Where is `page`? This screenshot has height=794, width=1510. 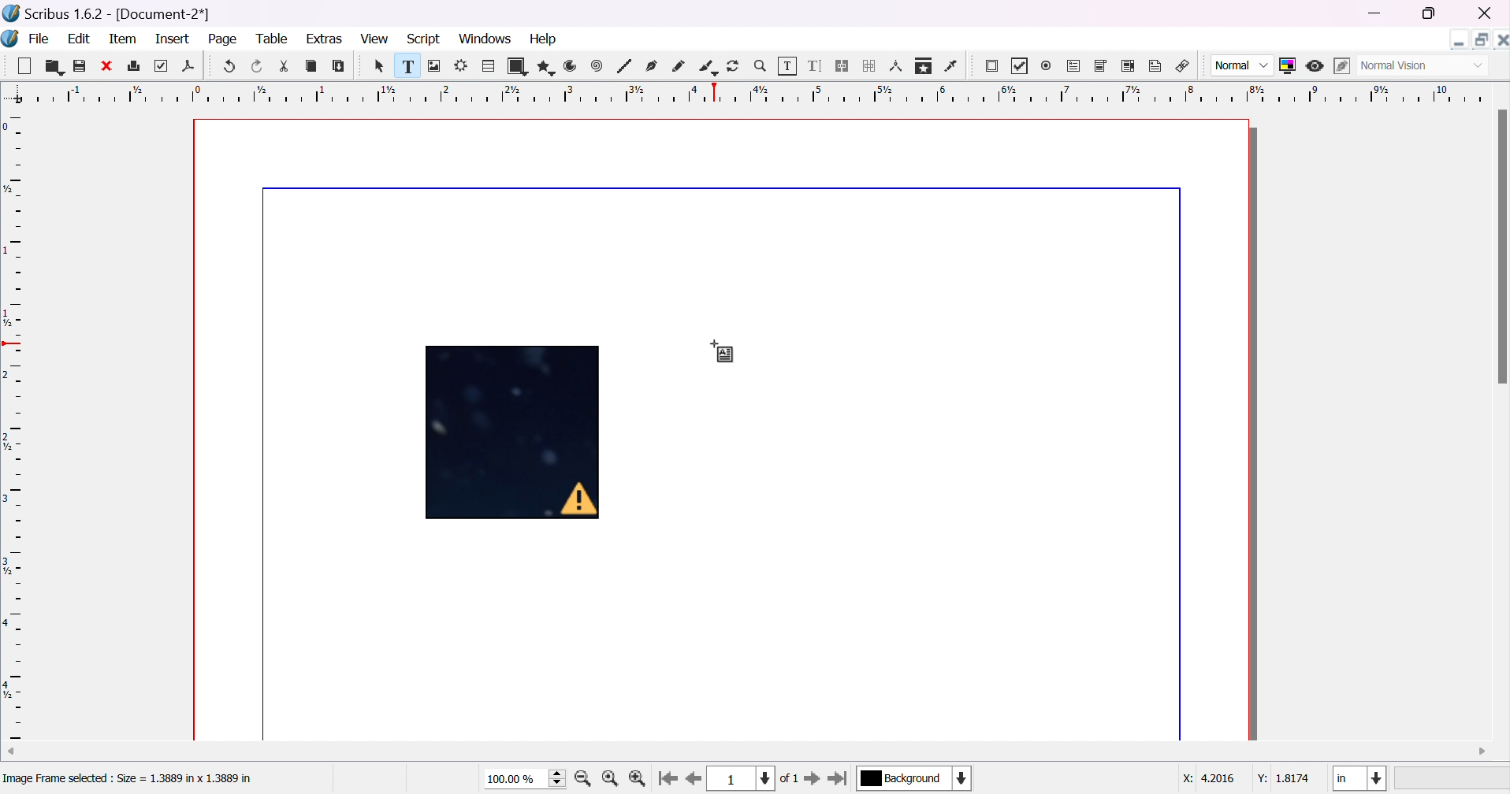
page is located at coordinates (226, 40).